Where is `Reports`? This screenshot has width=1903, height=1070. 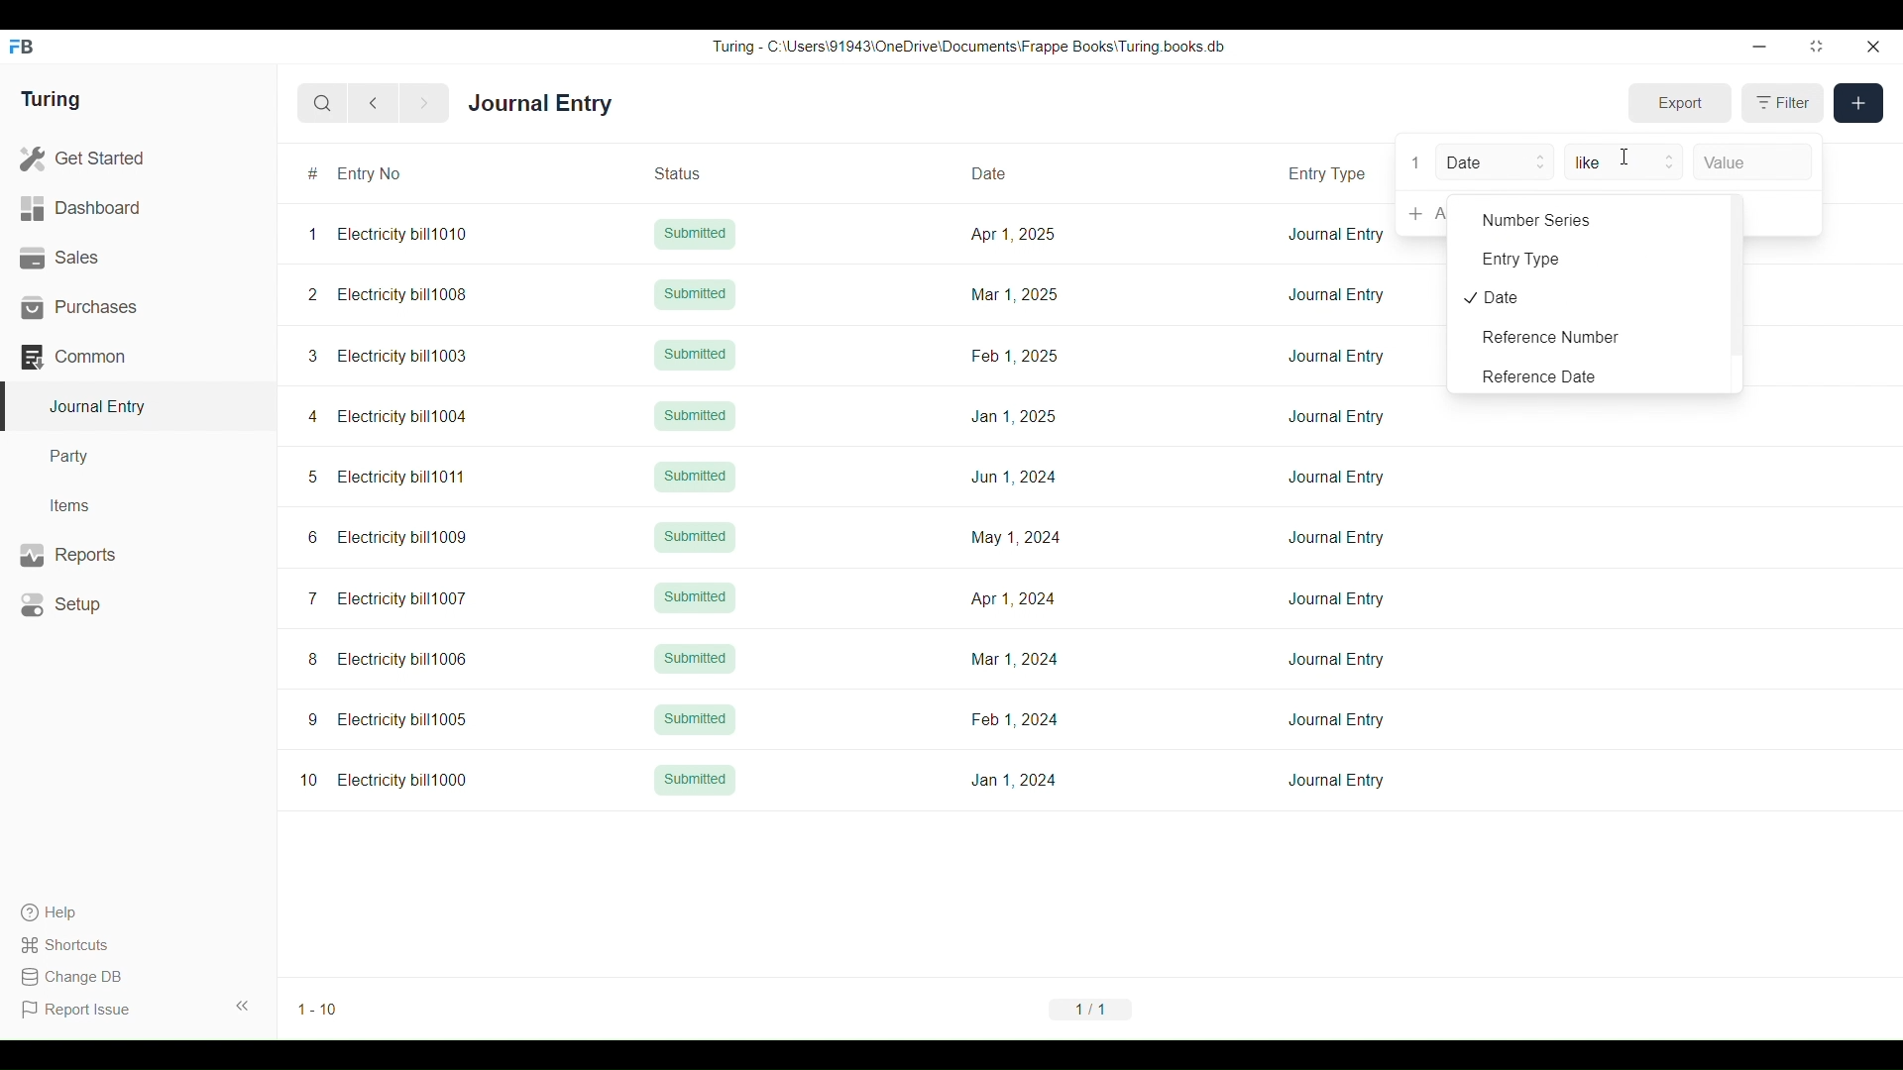 Reports is located at coordinates (140, 555).